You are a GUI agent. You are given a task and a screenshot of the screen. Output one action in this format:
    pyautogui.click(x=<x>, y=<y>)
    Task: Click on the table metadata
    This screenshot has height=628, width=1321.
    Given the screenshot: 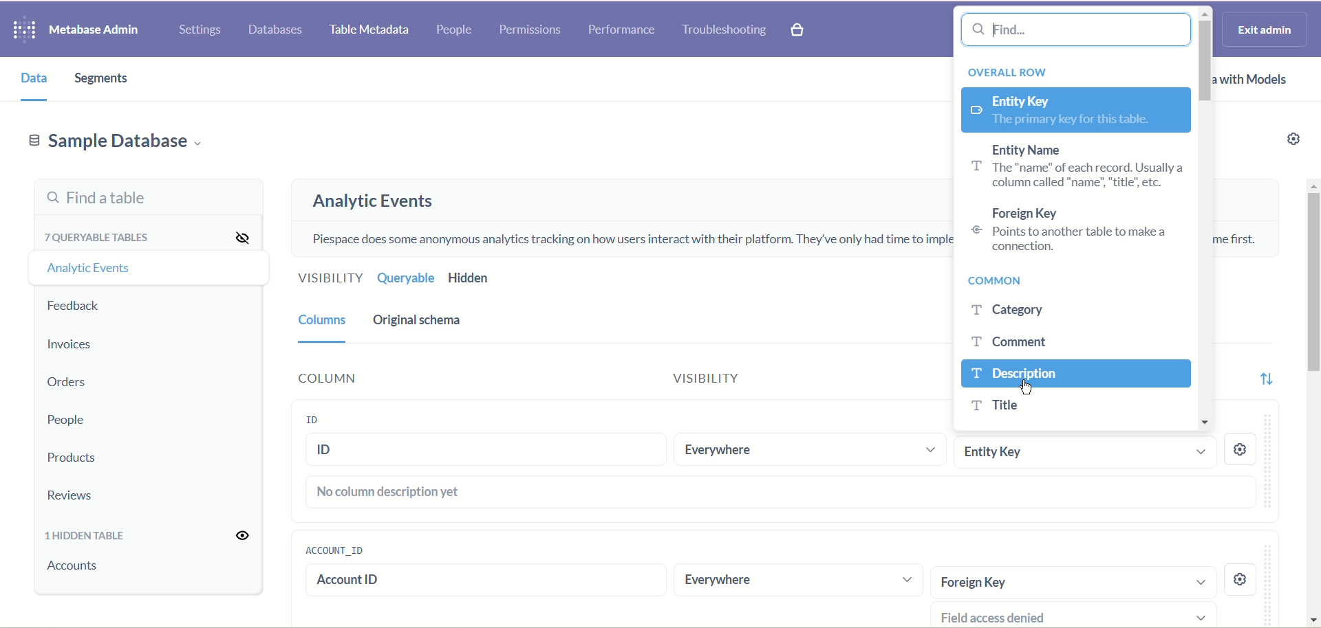 What is the action you would take?
    pyautogui.click(x=366, y=31)
    